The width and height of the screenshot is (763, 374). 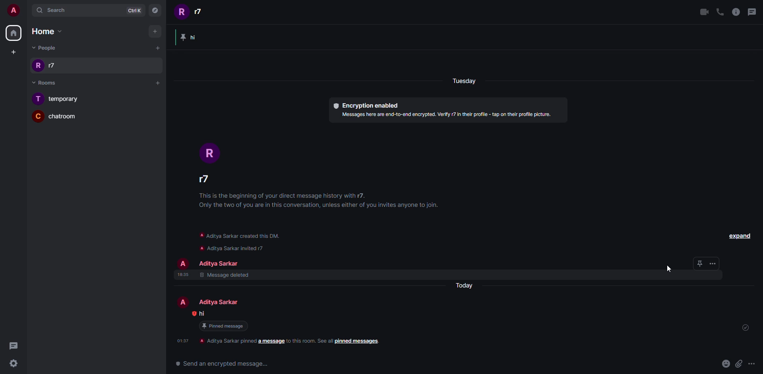 What do you see at coordinates (448, 117) in the screenshot?
I see `info` at bounding box center [448, 117].